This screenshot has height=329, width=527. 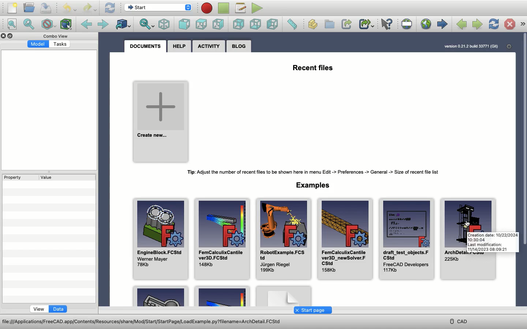 I want to click on Create new project, so click(x=161, y=122).